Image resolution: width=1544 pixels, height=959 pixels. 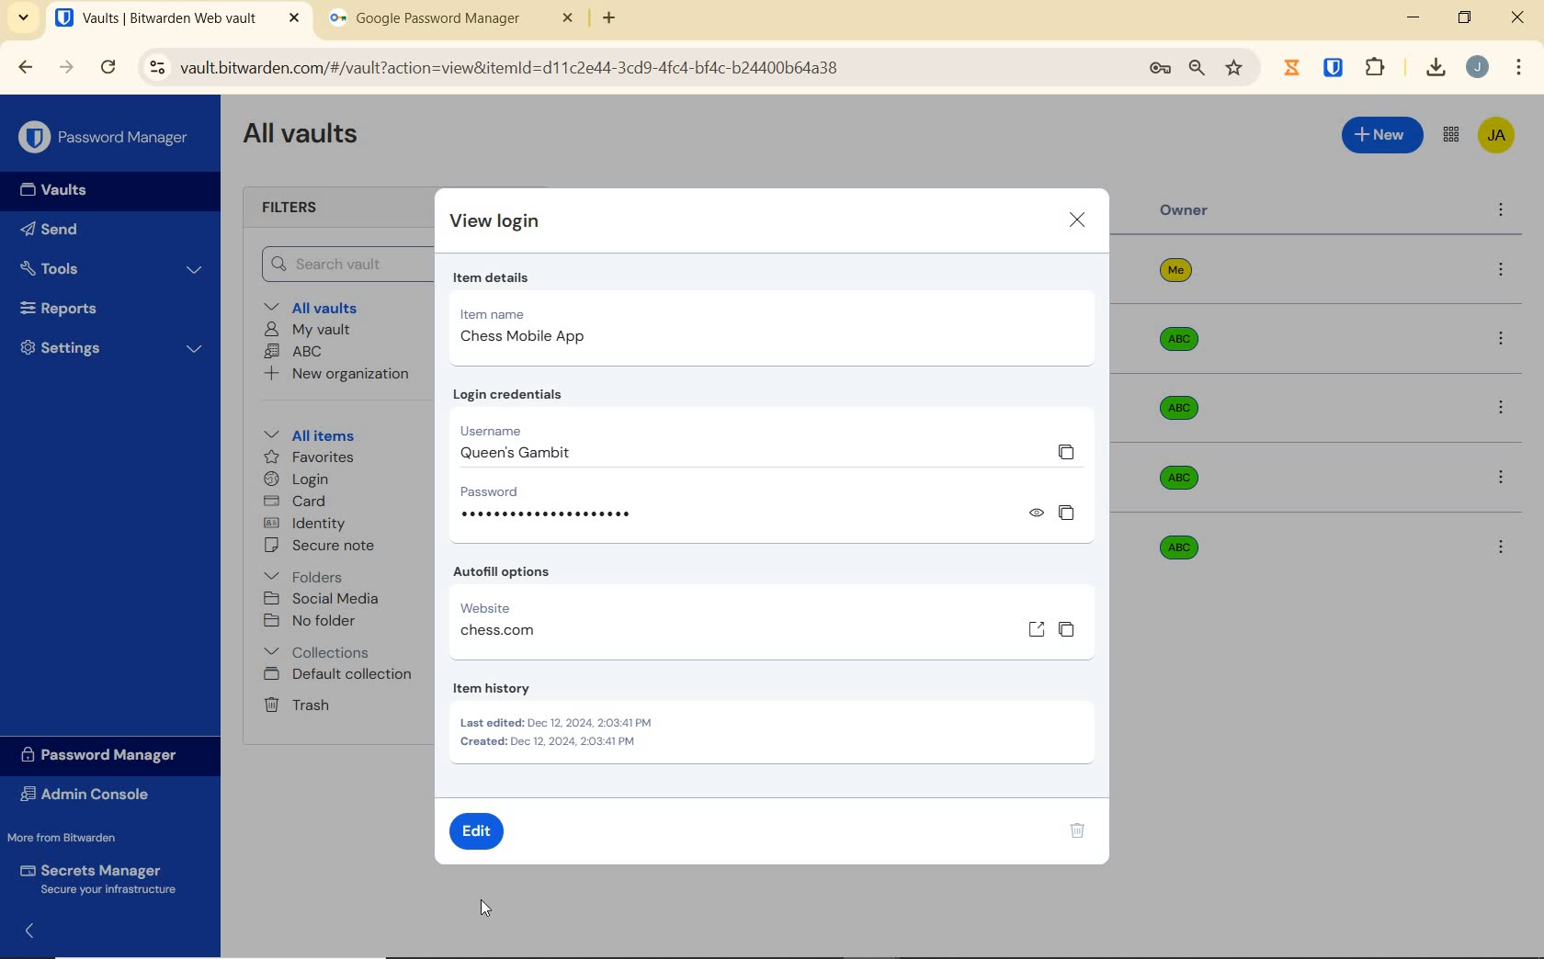 I want to click on backward, so click(x=24, y=67).